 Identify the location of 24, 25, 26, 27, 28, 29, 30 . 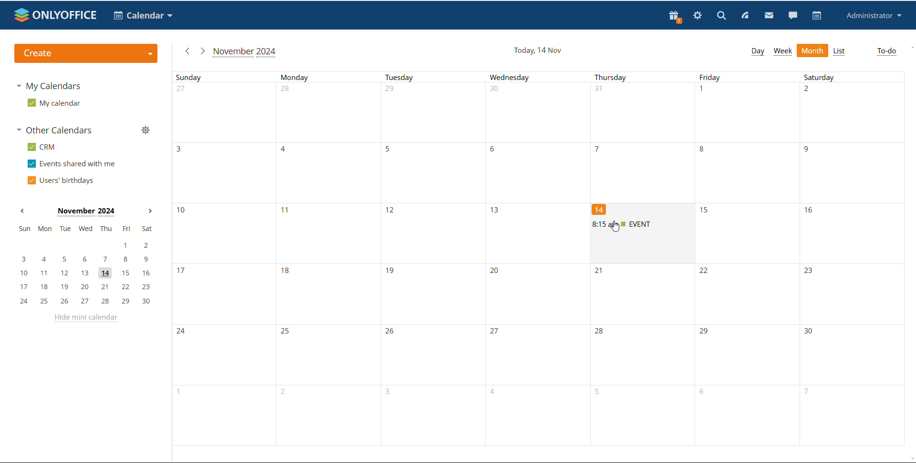
(85, 302).